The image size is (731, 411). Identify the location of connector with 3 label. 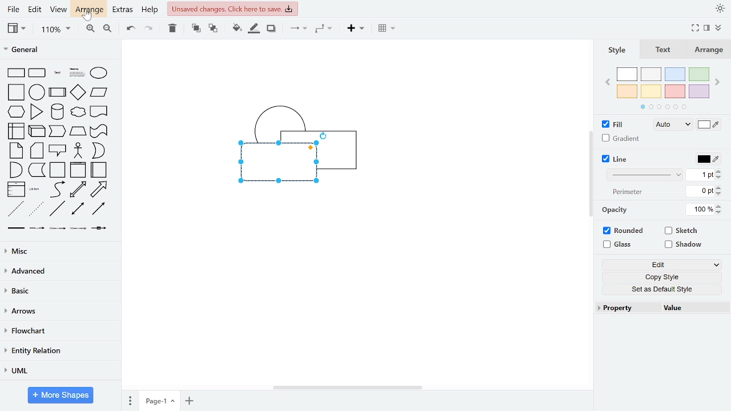
(79, 229).